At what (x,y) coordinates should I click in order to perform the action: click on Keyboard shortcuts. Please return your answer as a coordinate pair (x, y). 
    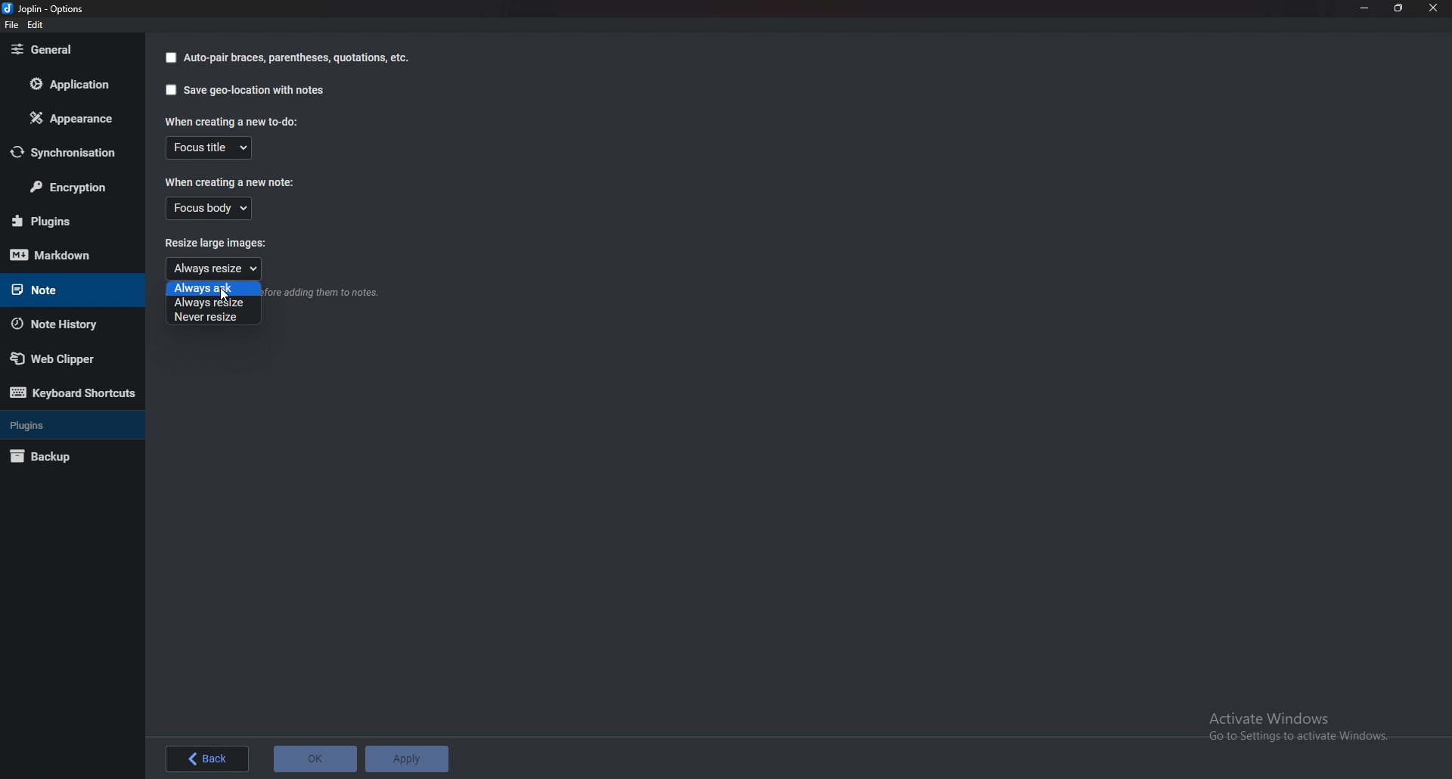
    Looking at the image, I should click on (73, 396).